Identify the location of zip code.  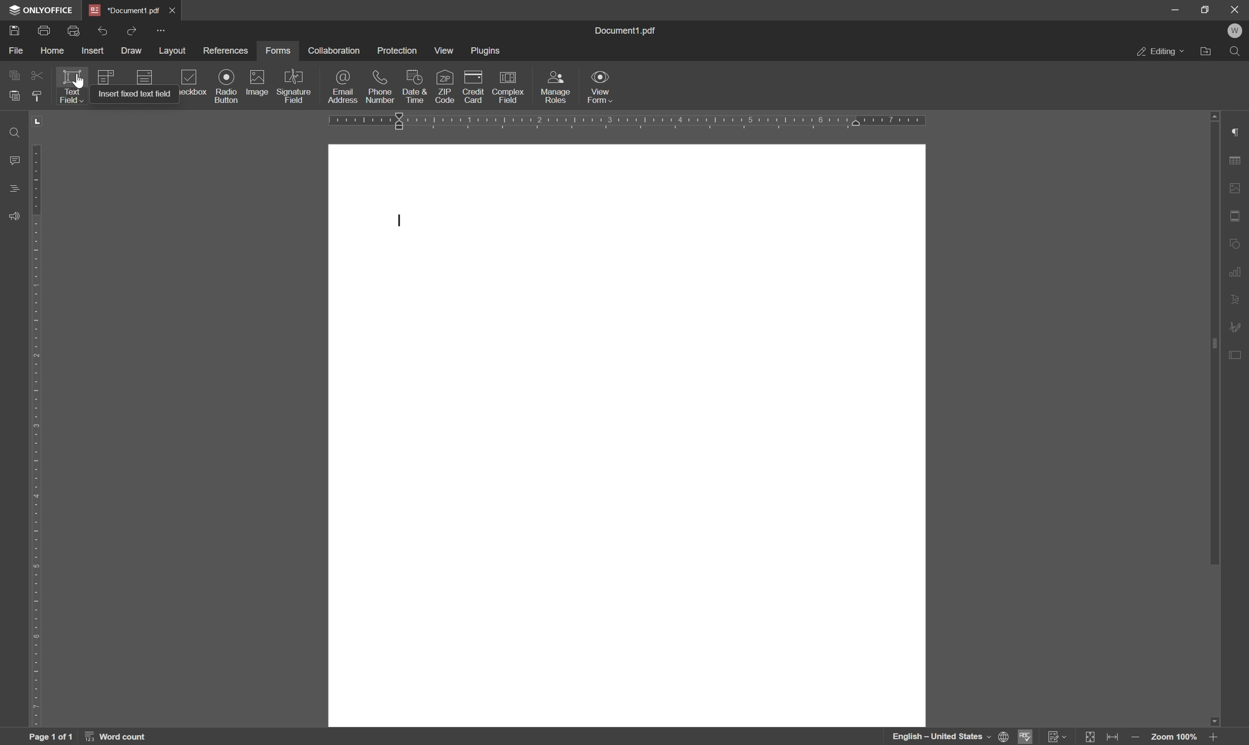
(445, 86).